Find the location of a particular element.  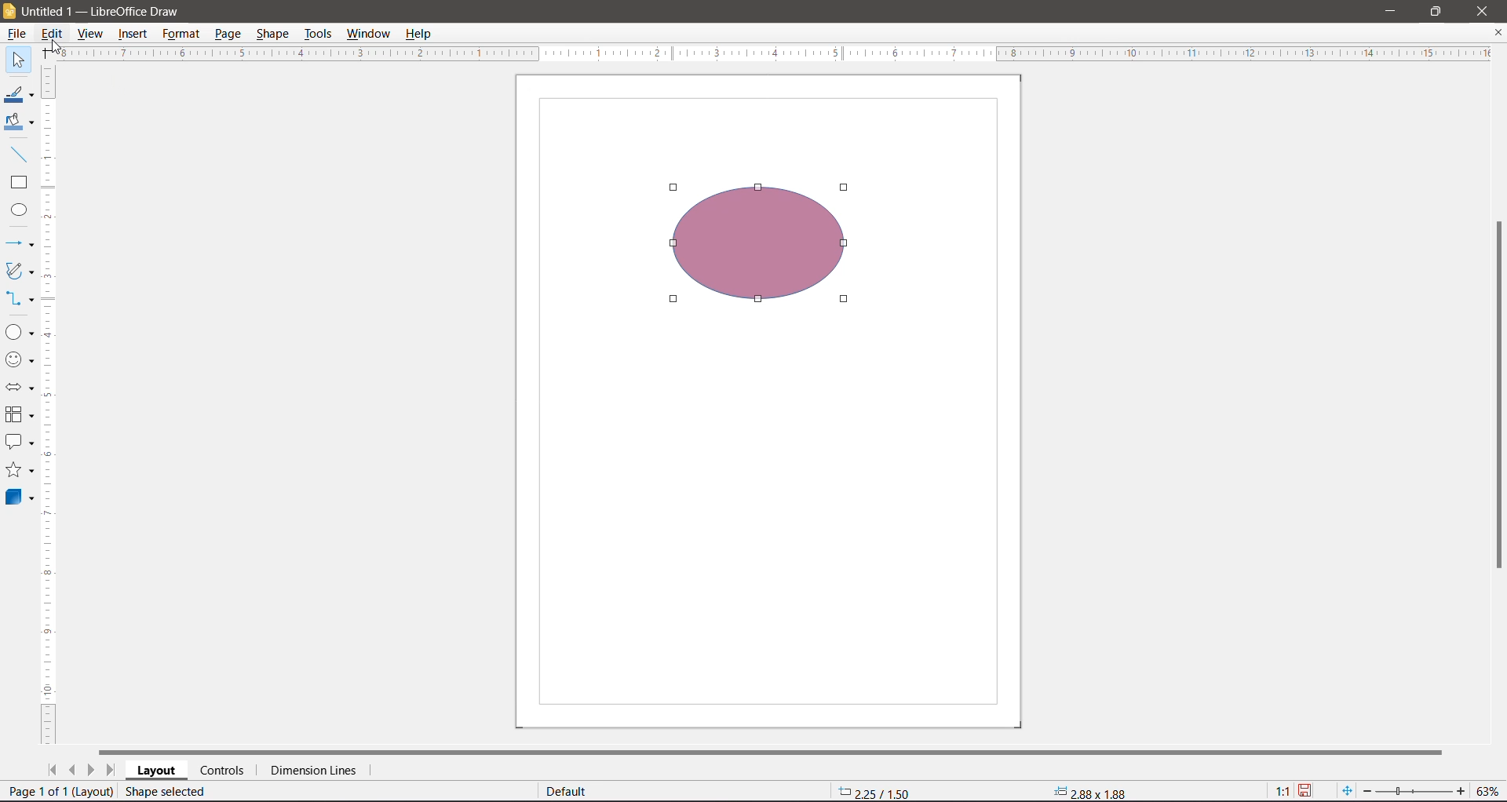

Rectangle is located at coordinates (19, 184).